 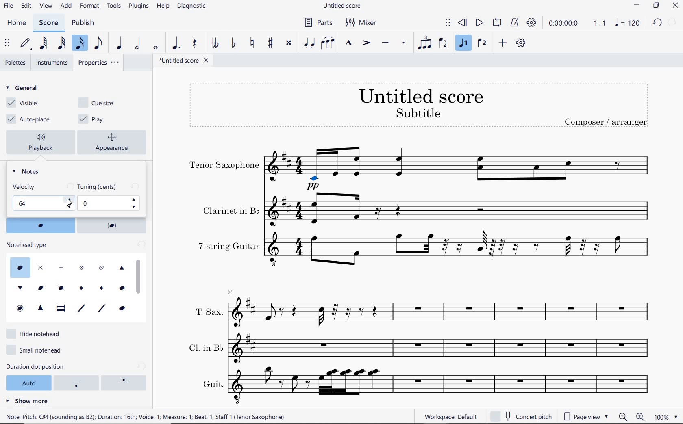 I want to click on file, so click(x=10, y=6).